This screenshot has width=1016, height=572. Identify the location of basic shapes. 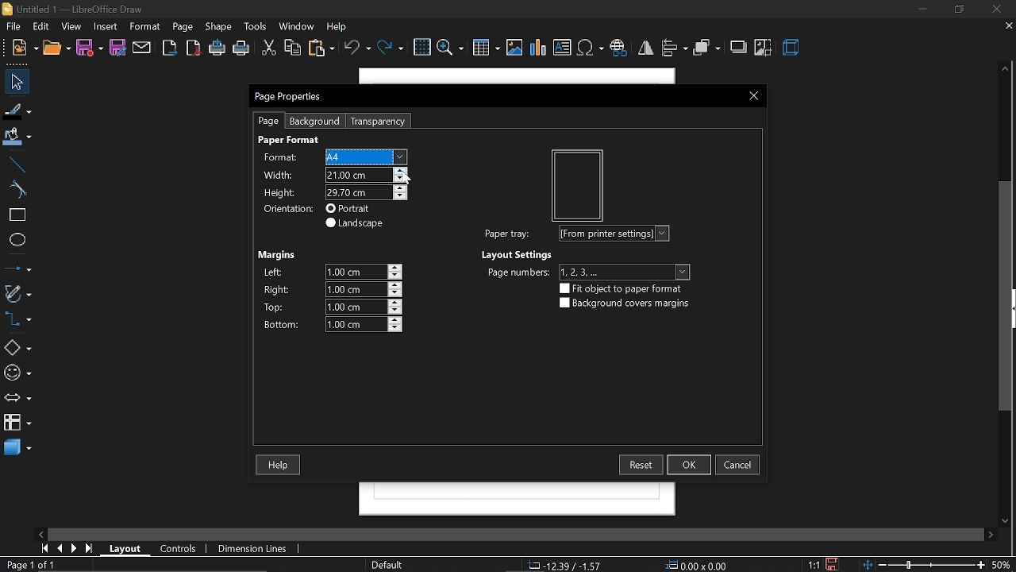
(17, 349).